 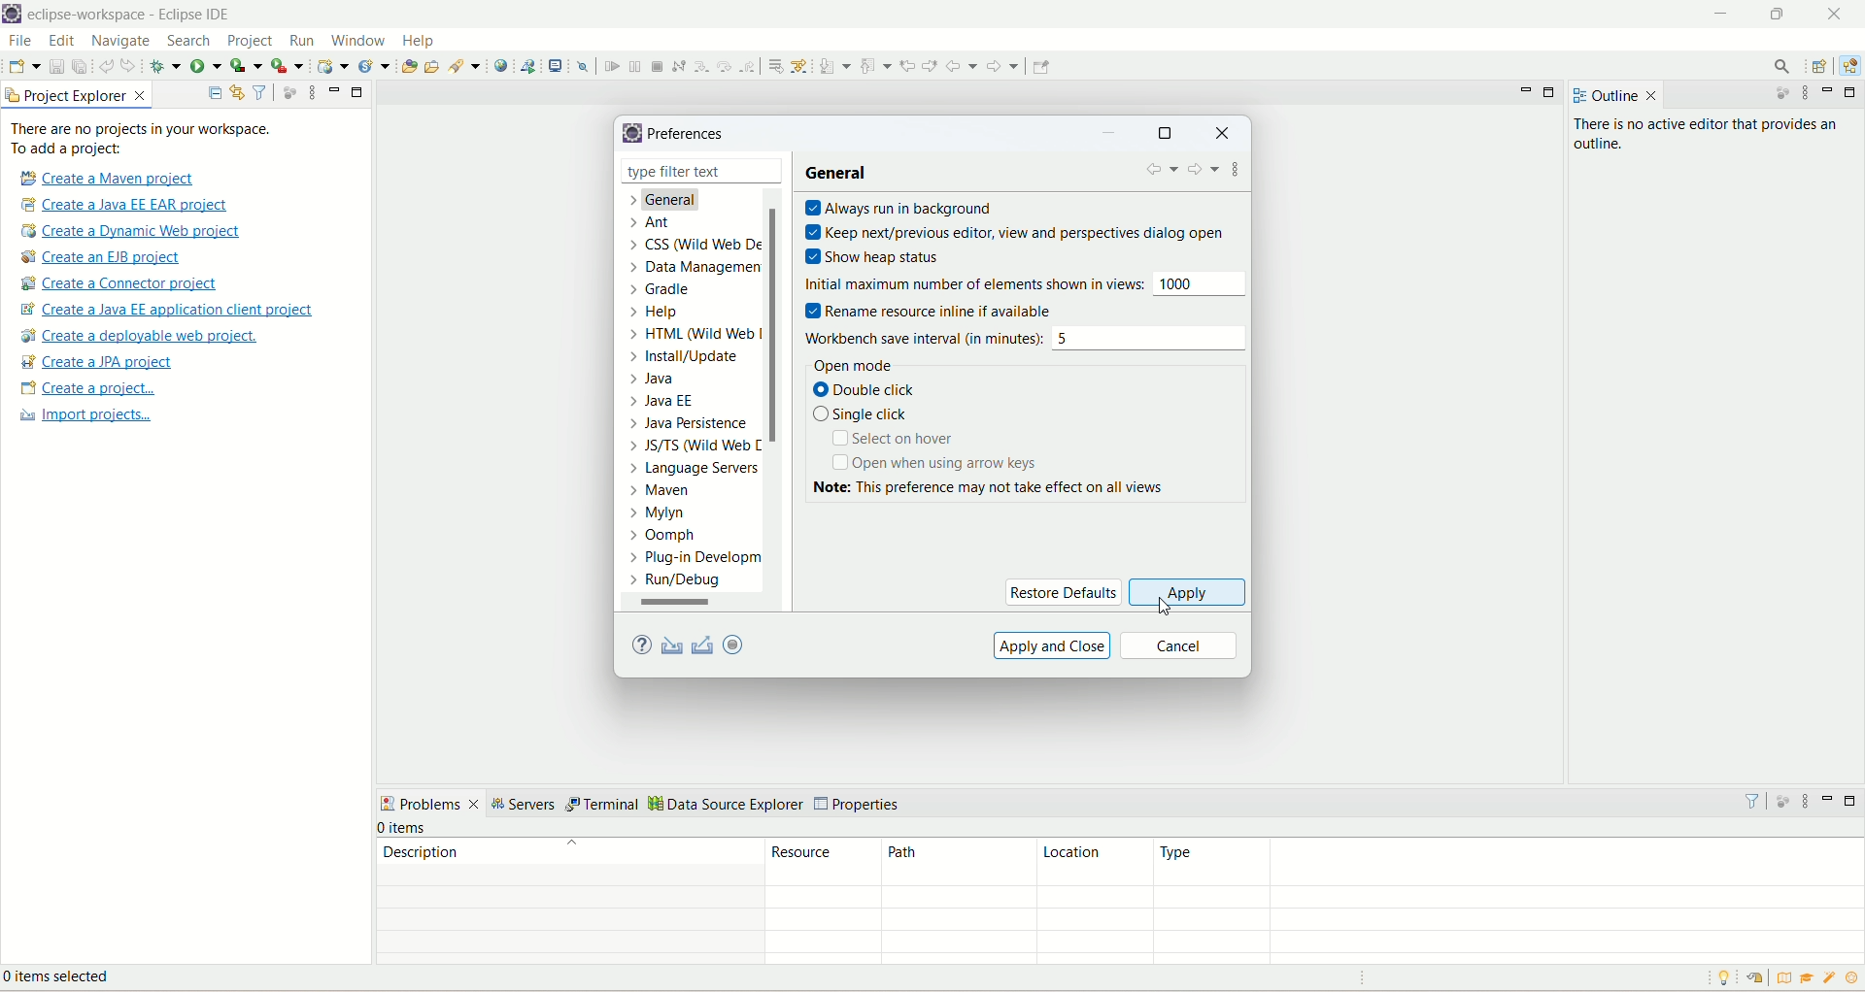 I want to click on undo, so click(x=106, y=64).